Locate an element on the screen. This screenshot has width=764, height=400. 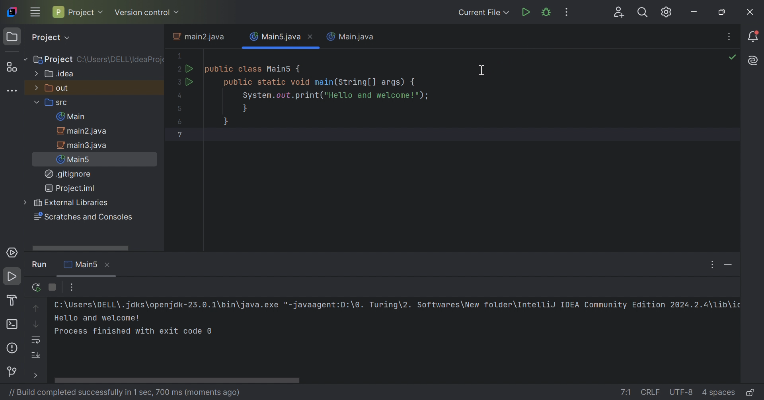
Updates available is located at coordinates (667, 12).